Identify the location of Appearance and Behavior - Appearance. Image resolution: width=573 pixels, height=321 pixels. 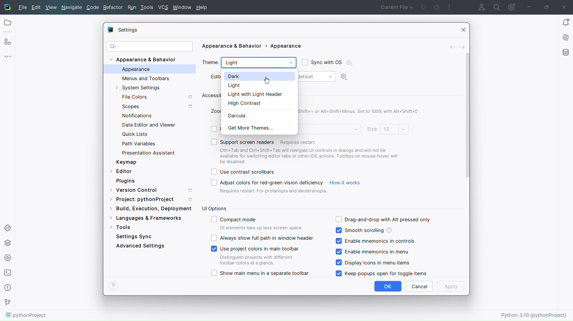
(253, 47).